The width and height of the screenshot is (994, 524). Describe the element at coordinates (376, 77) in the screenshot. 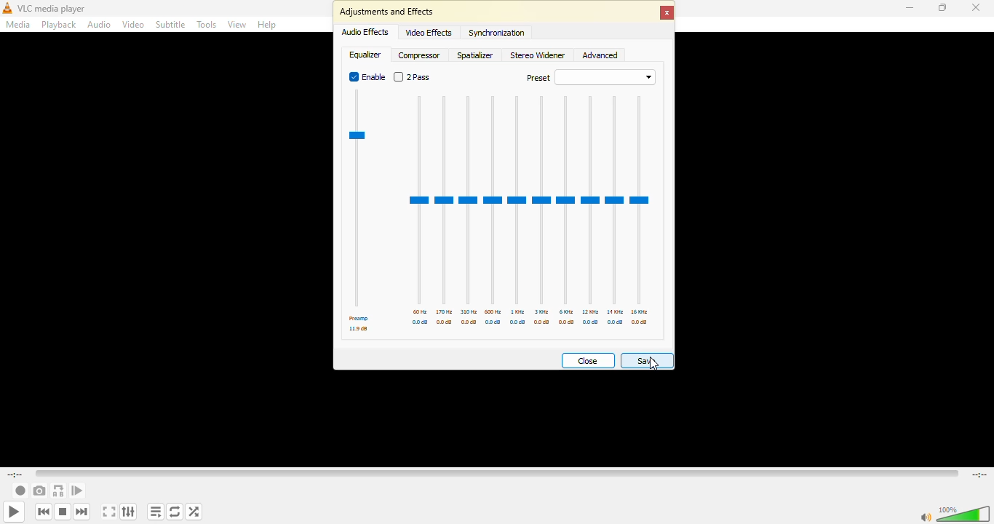

I see `enable` at that location.